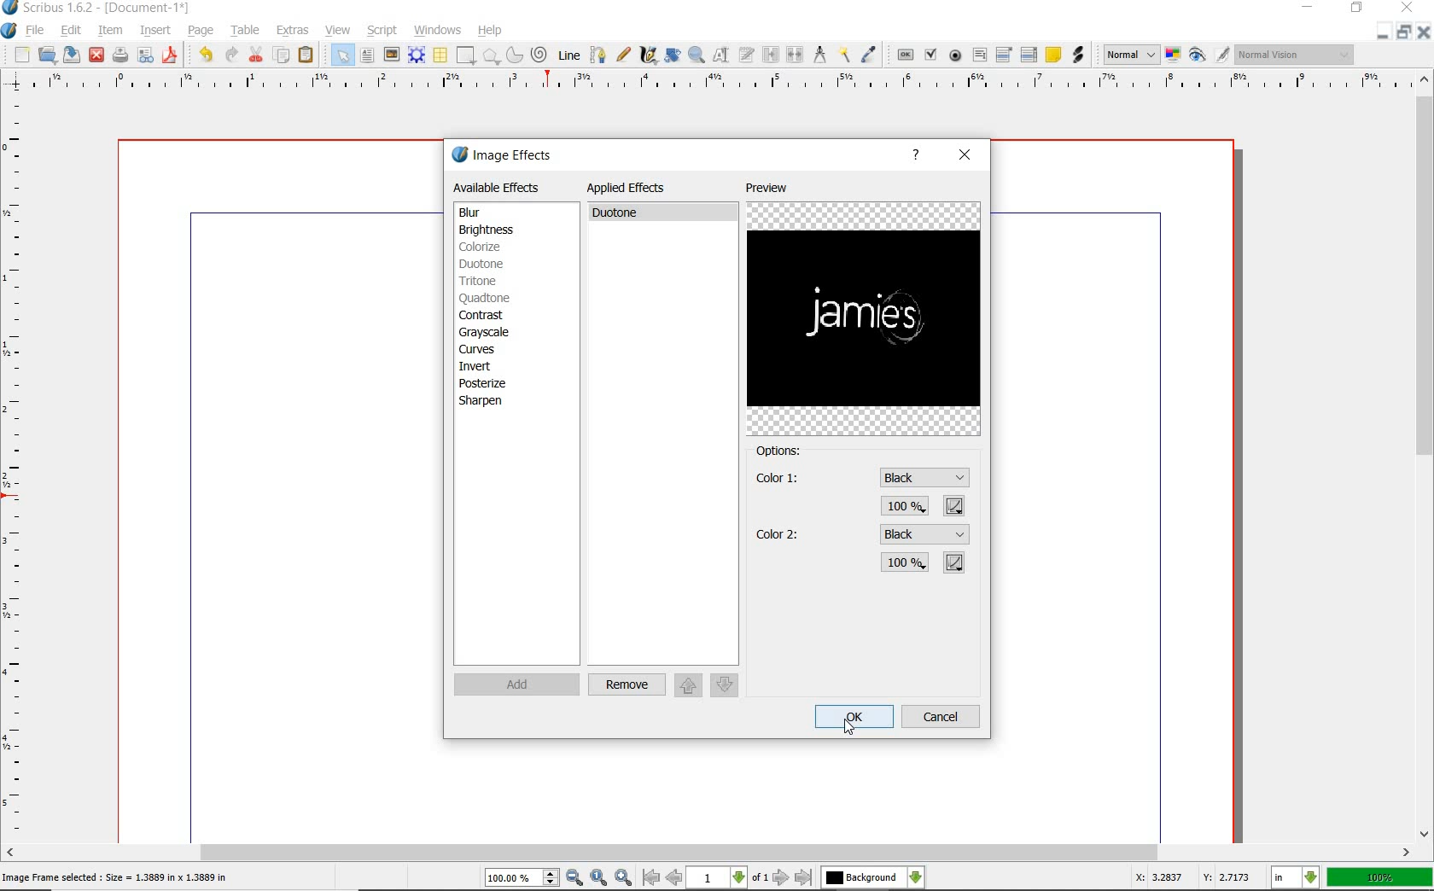 Image resolution: width=1434 pixels, height=891 pixels. What do you see at coordinates (1406, 32) in the screenshot?
I see `RESTORE` at bounding box center [1406, 32].